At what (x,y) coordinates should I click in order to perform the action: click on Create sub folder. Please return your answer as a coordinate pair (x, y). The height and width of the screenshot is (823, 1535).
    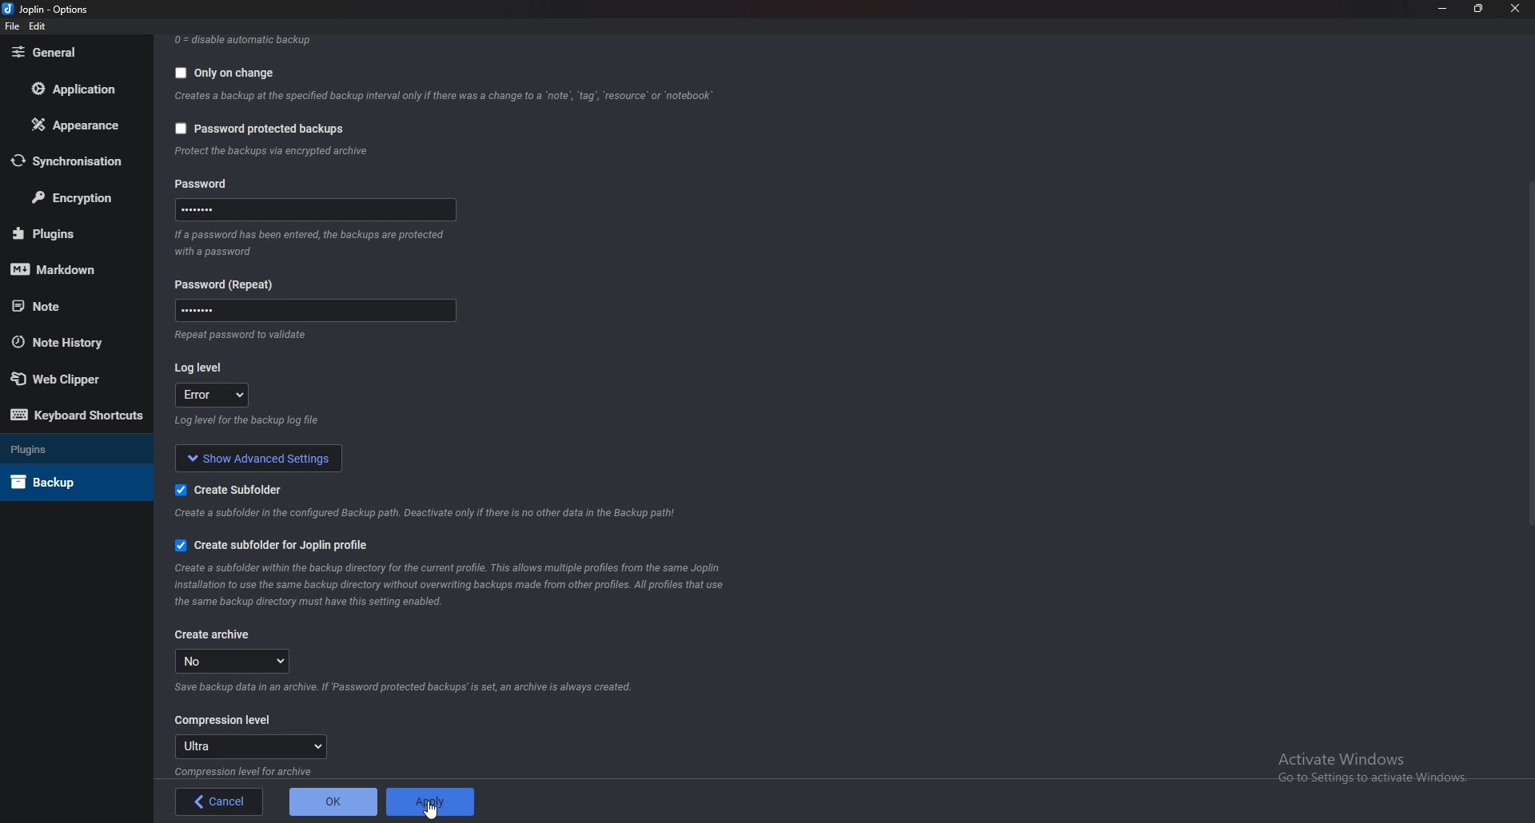
    Looking at the image, I should click on (238, 487).